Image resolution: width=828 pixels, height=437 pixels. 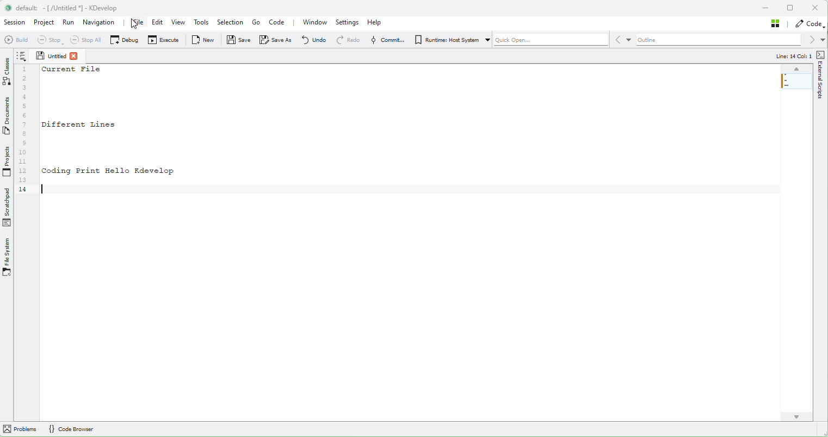 What do you see at coordinates (731, 40) in the screenshot?
I see `Outline` at bounding box center [731, 40].